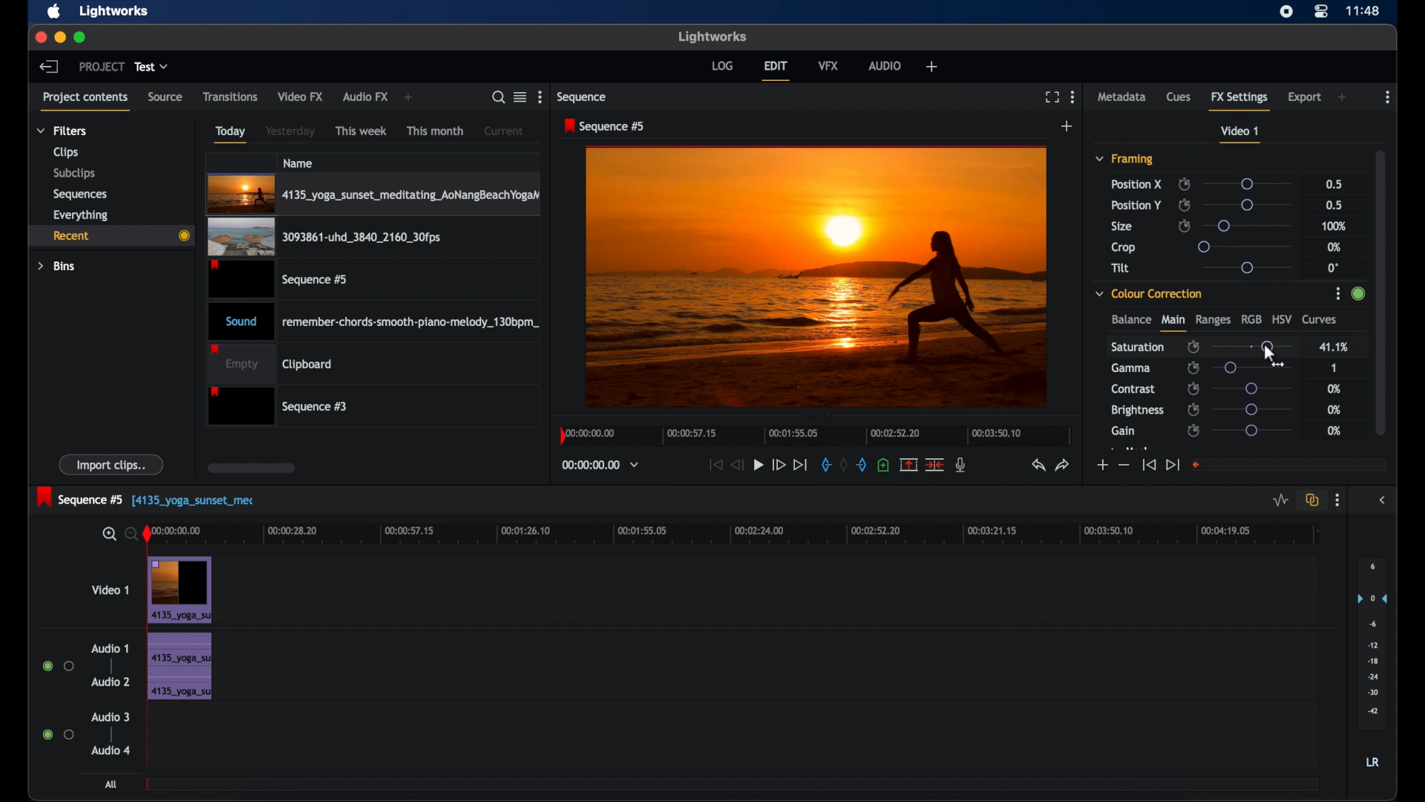 The height and width of the screenshot is (802, 1425). I want to click on vfx, so click(829, 65).